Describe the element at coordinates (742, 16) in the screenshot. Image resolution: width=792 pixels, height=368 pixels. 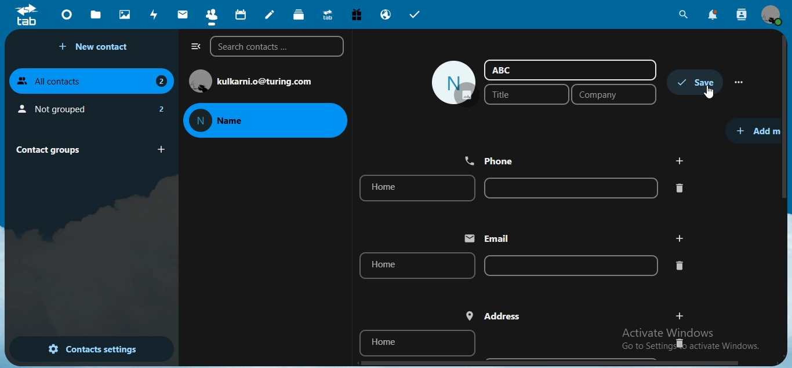
I see `search contacts` at that location.